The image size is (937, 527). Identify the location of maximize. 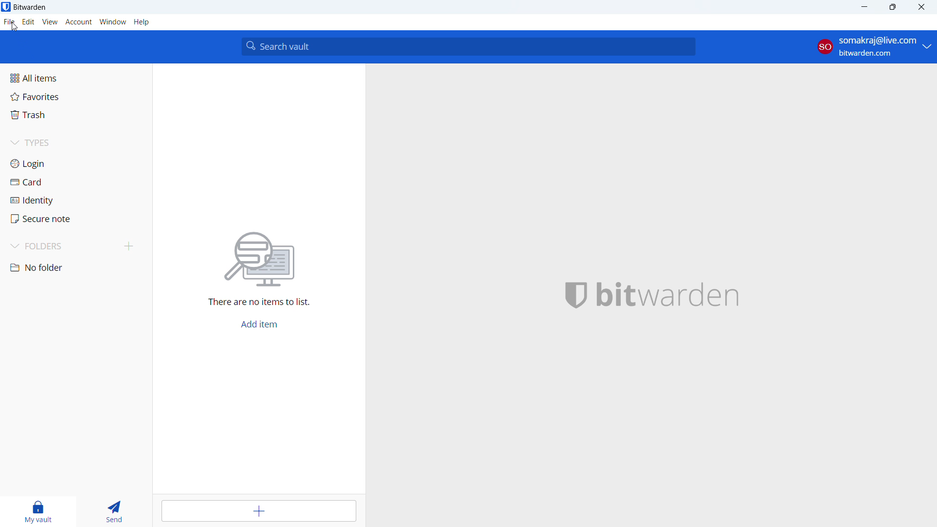
(894, 7).